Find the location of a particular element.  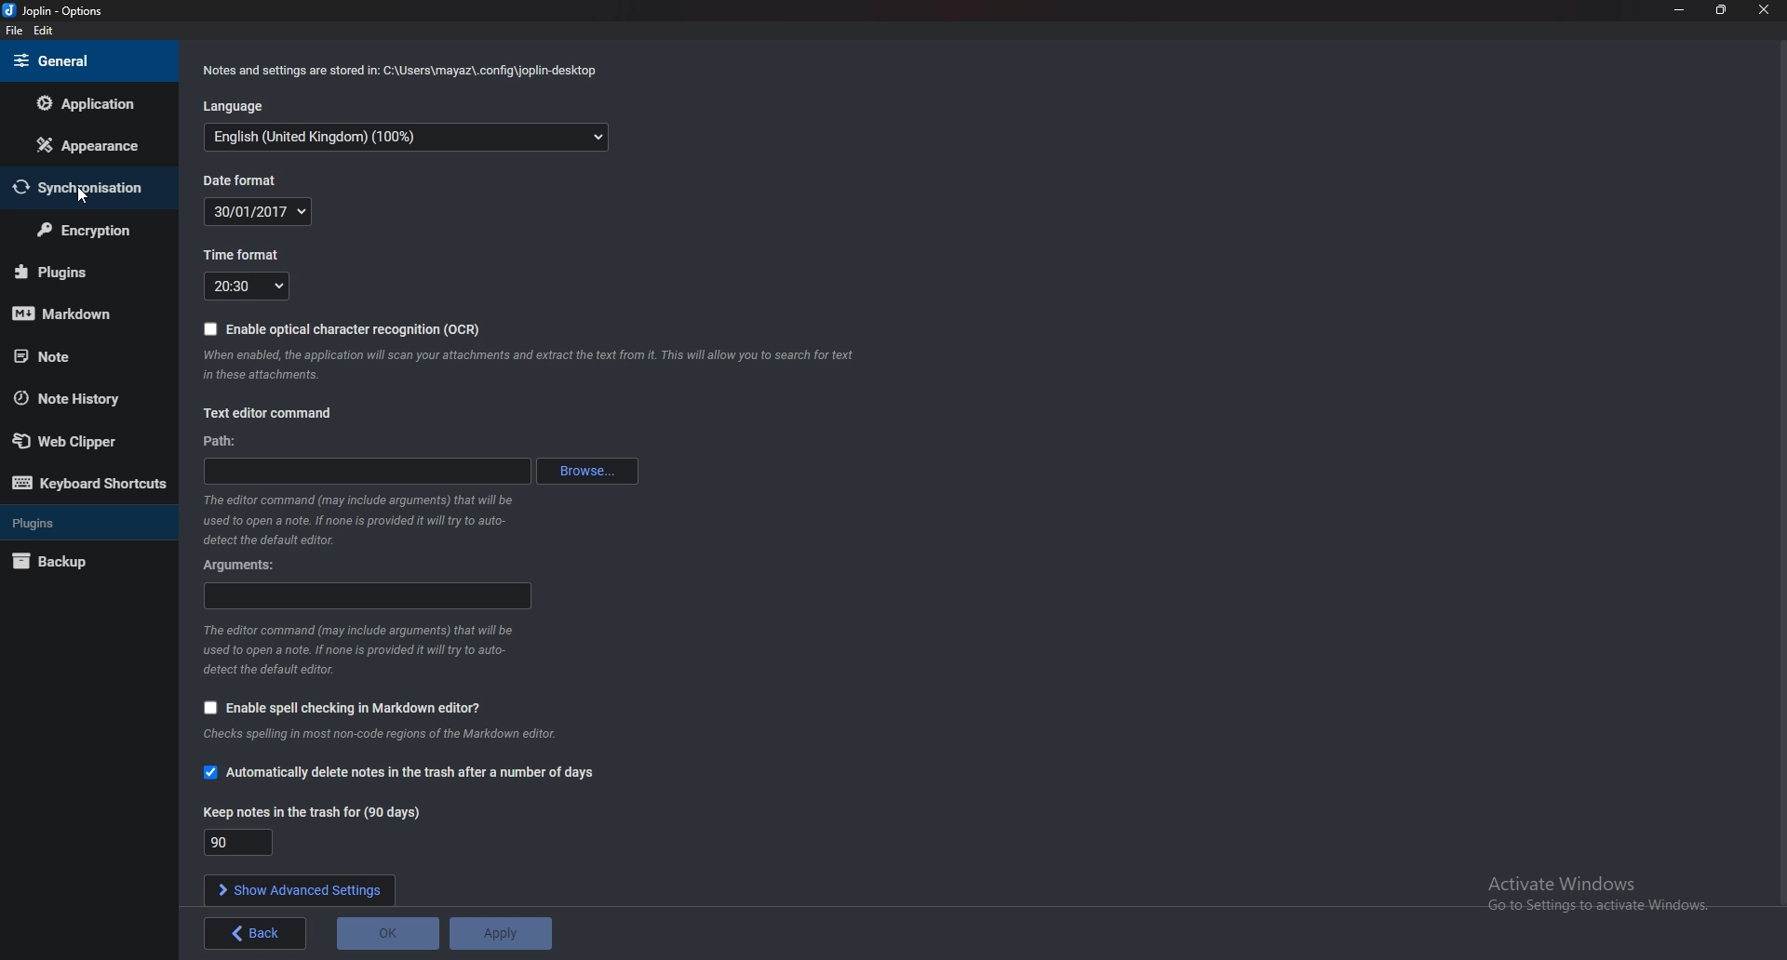

The editor command (may include arguments) that will be used to open note if note is provided it will try to detect the default editor is located at coordinates (357, 650).